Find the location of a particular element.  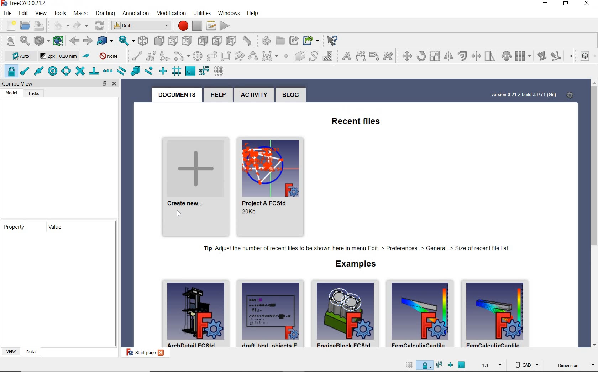

activity is located at coordinates (253, 94).